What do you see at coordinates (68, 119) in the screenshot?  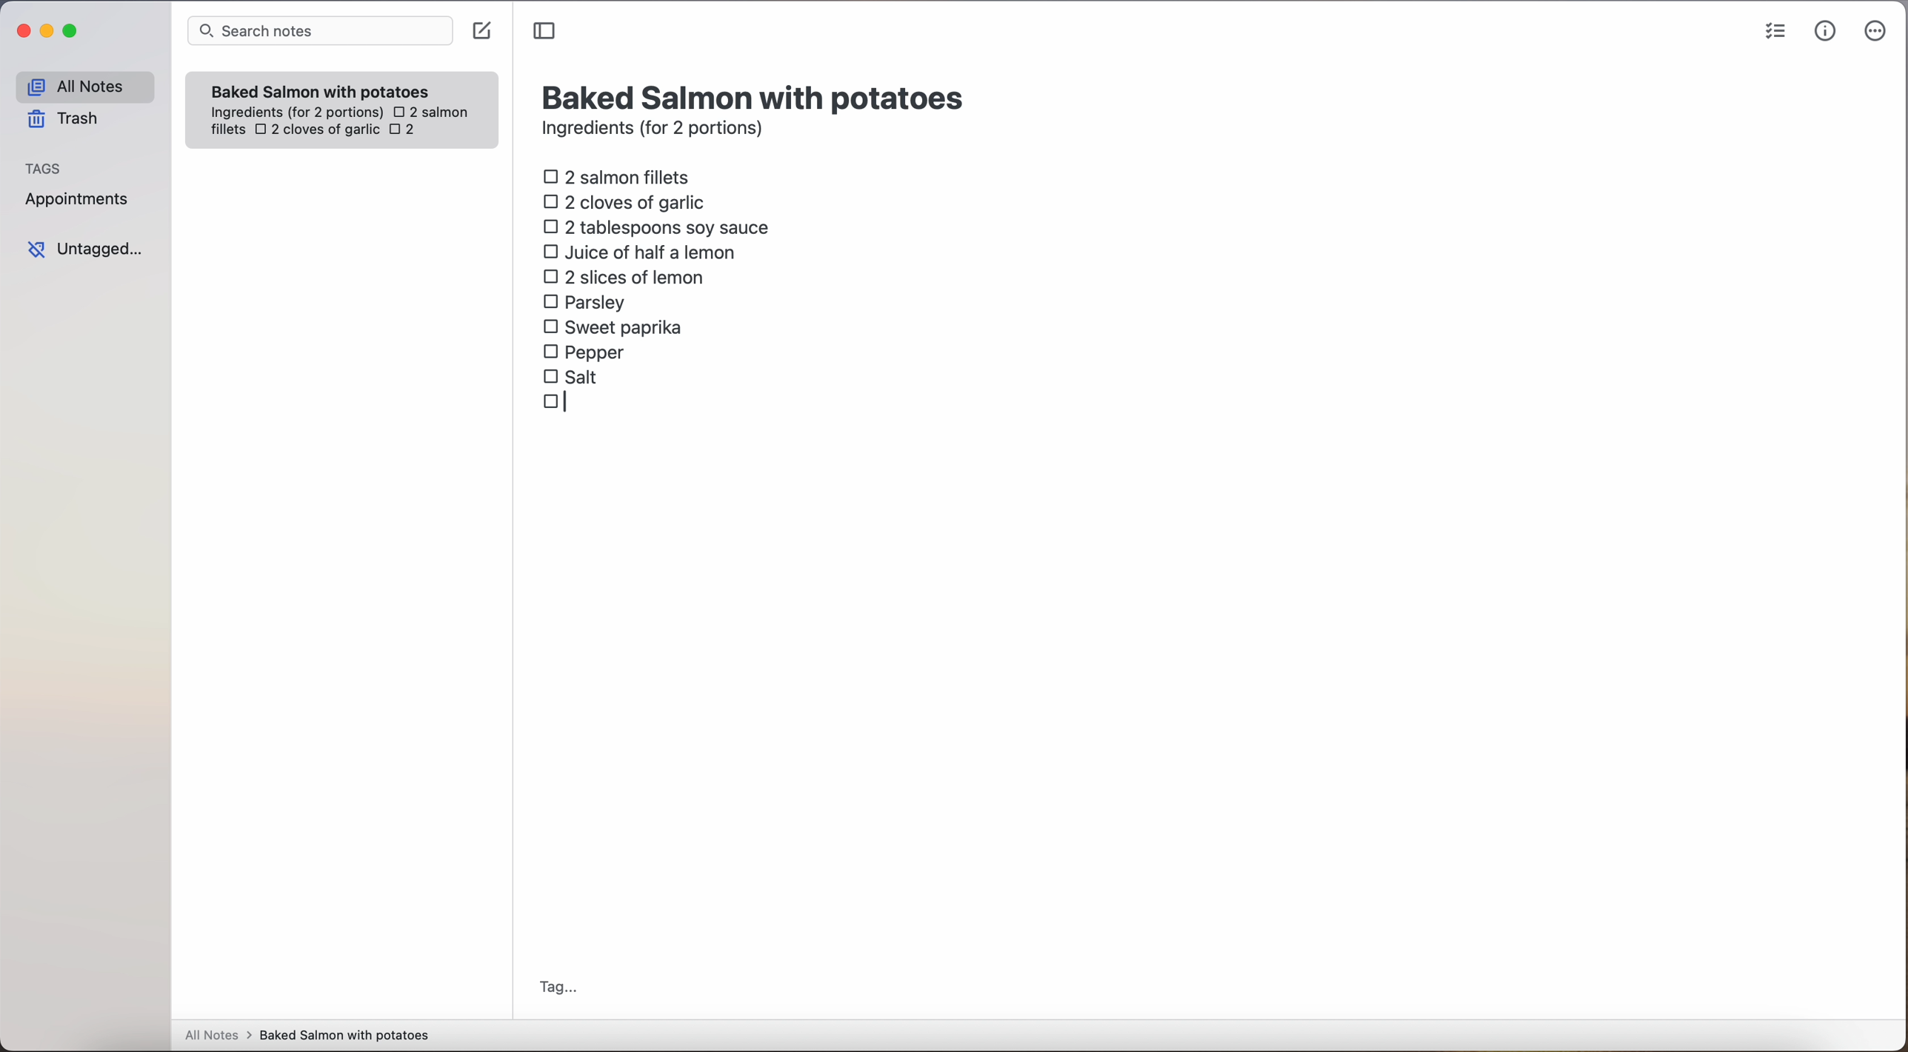 I see `trash` at bounding box center [68, 119].